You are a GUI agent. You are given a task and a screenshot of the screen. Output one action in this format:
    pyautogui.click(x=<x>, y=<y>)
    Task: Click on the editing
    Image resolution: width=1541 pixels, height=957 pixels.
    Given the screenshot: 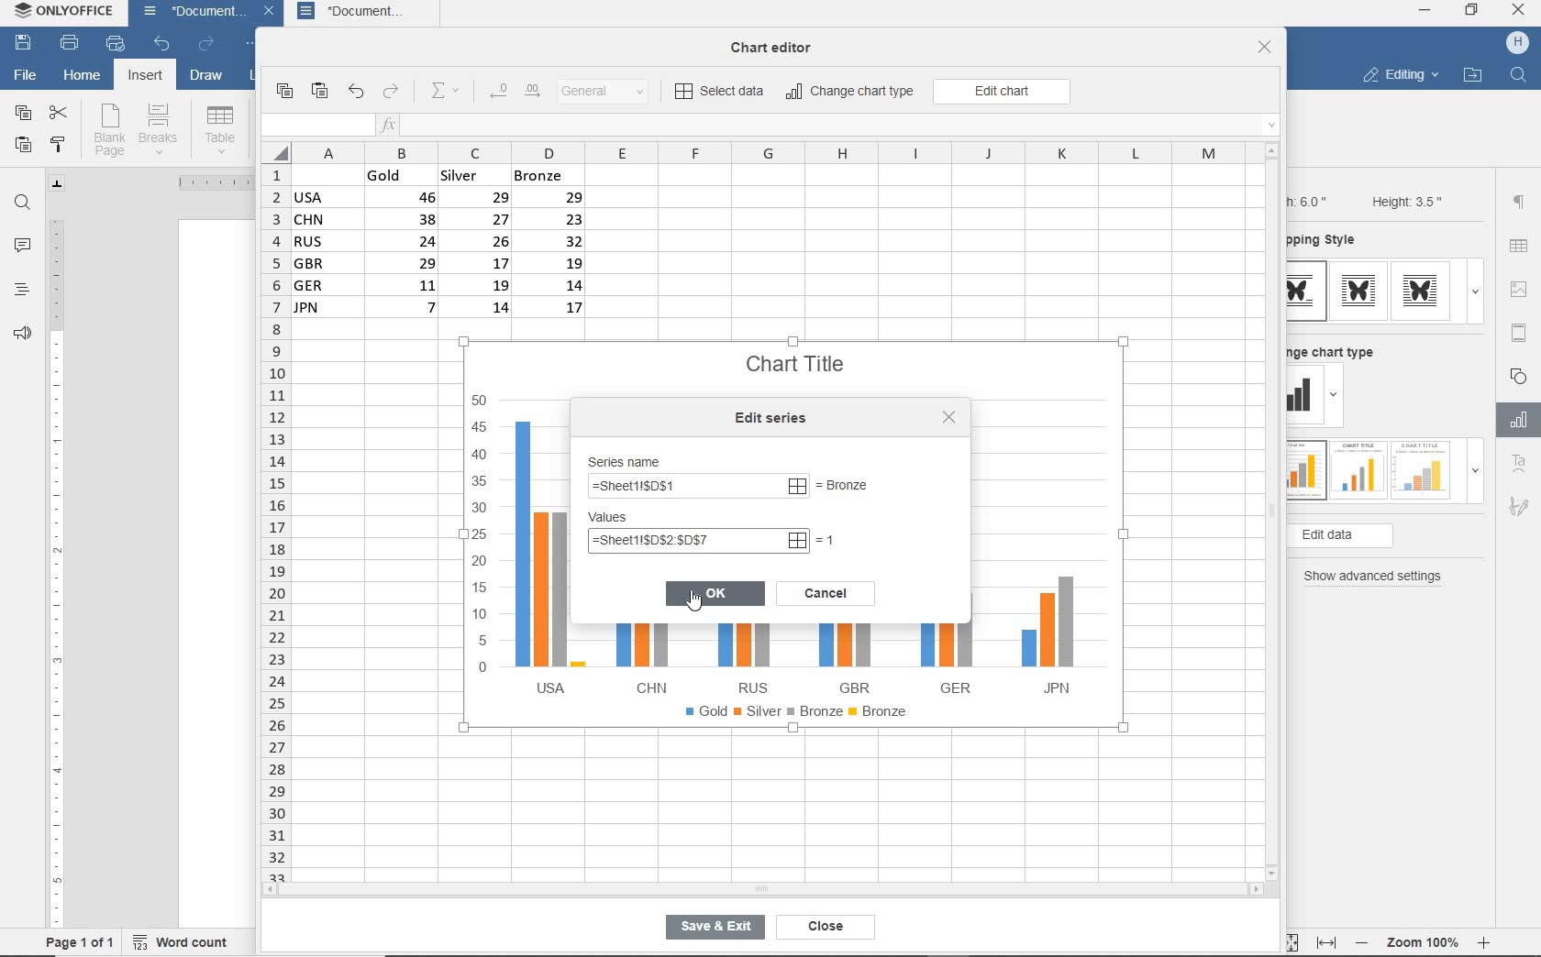 What is the action you would take?
    pyautogui.click(x=1400, y=77)
    